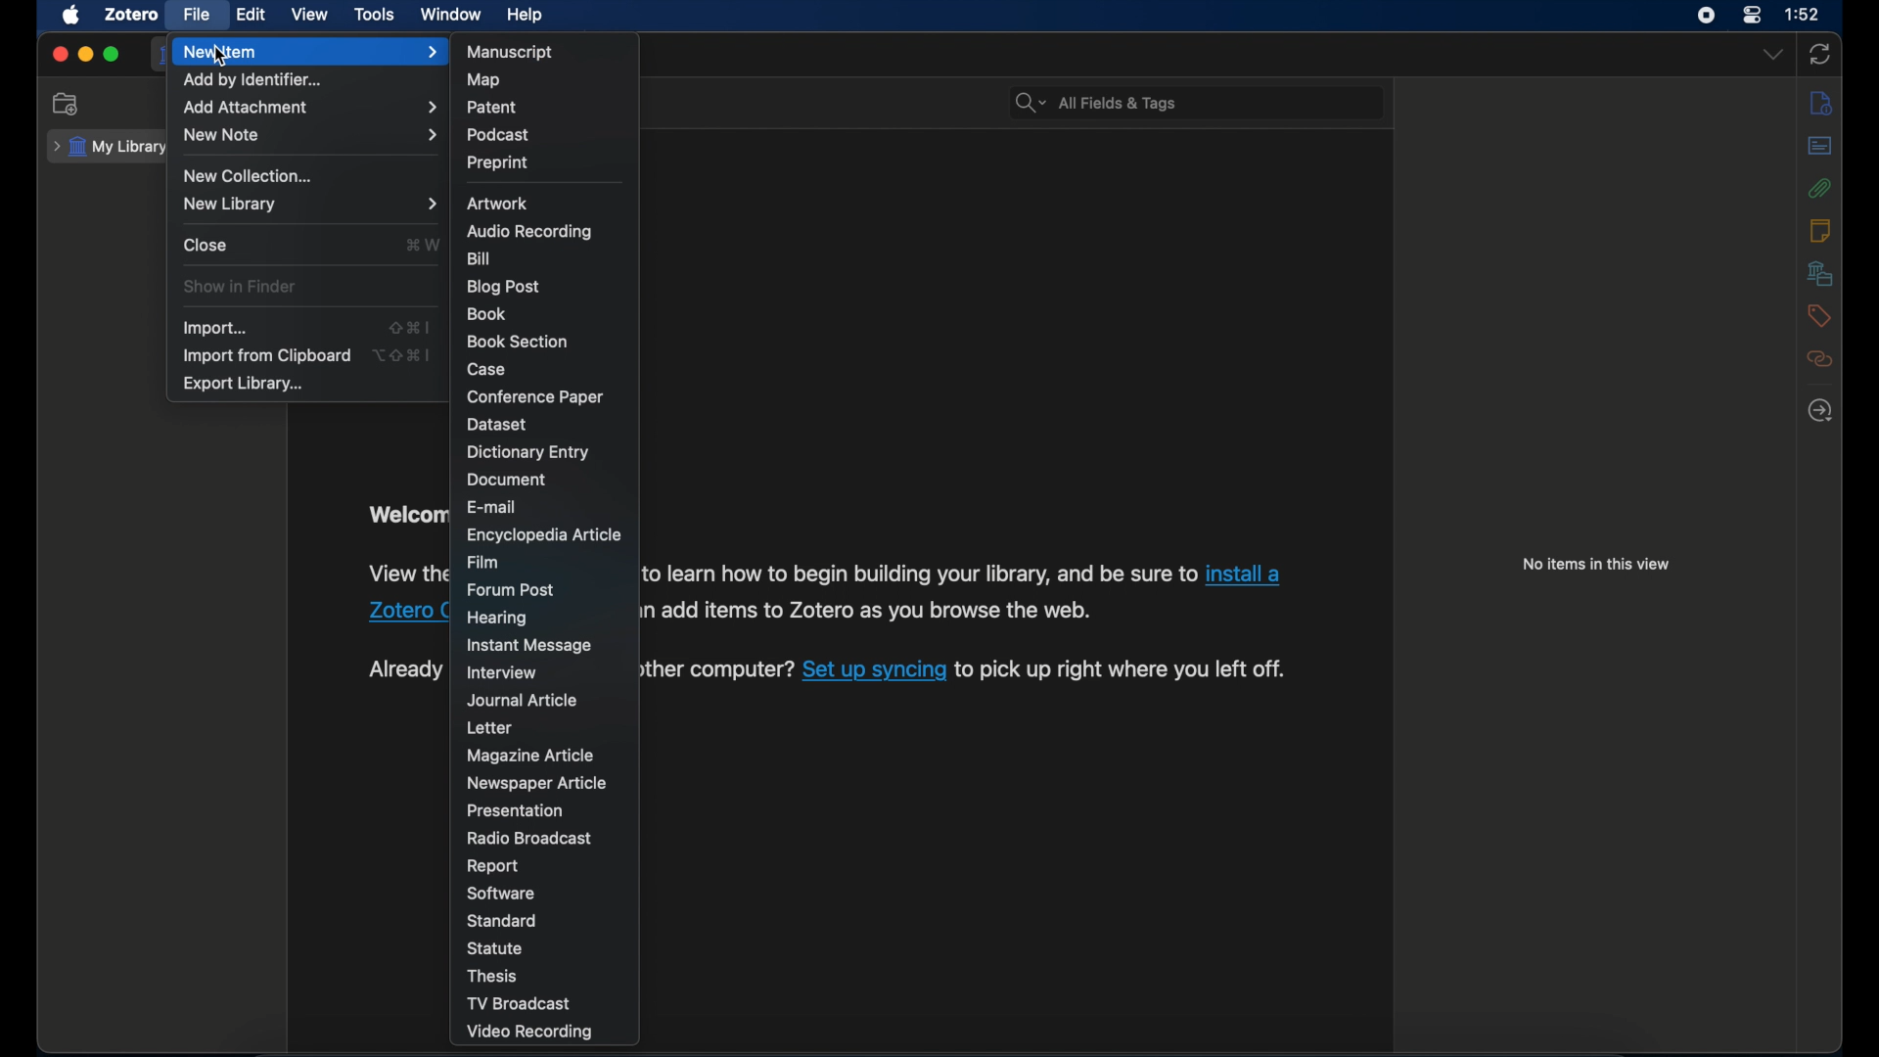  I want to click on patent, so click(491, 106).